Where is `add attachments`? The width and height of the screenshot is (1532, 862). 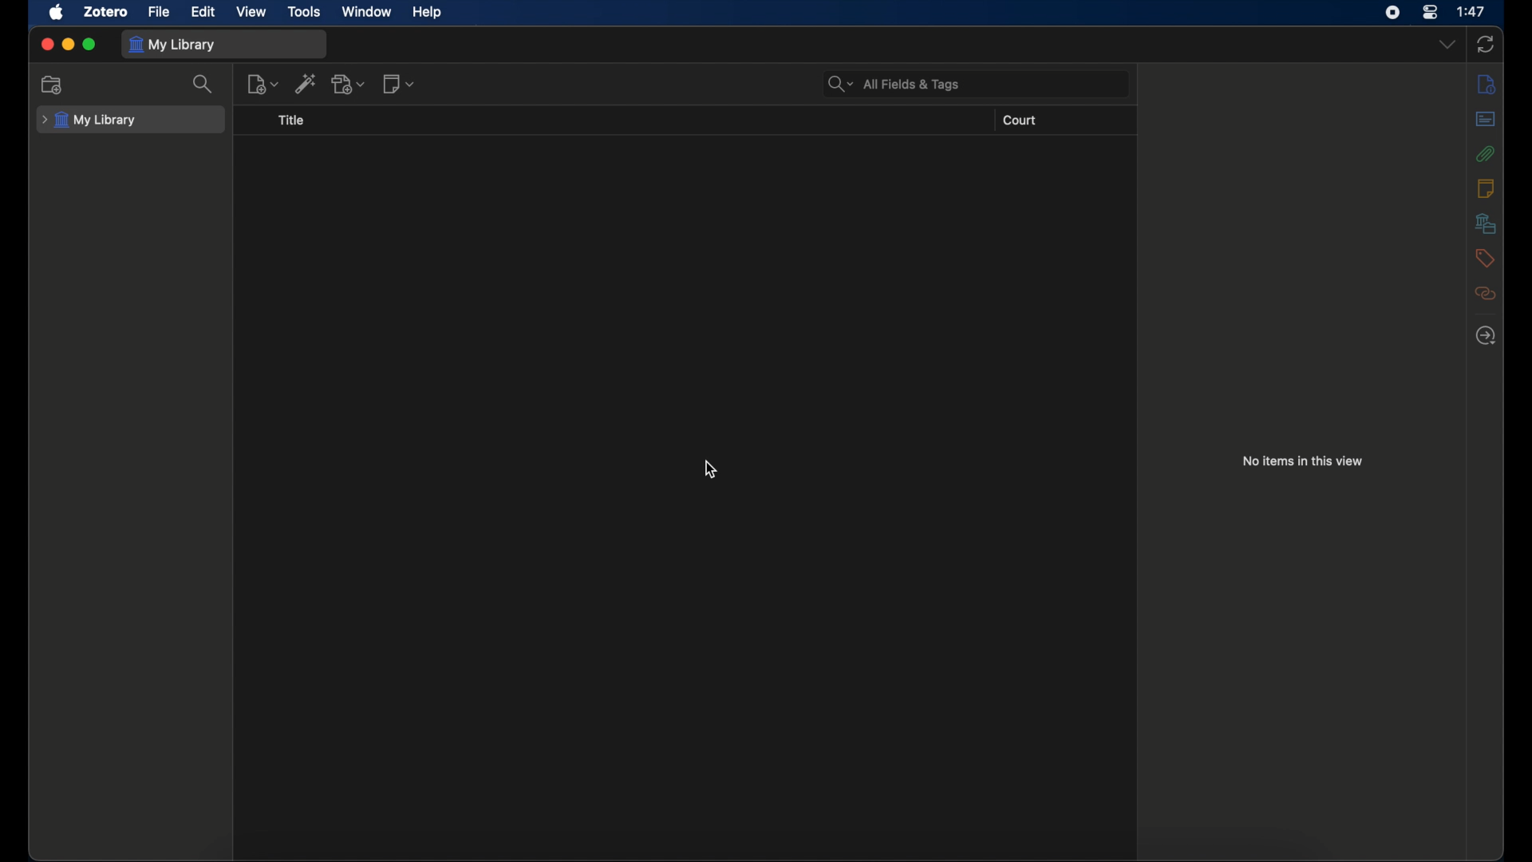 add attachments is located at coordinates (349, 85).